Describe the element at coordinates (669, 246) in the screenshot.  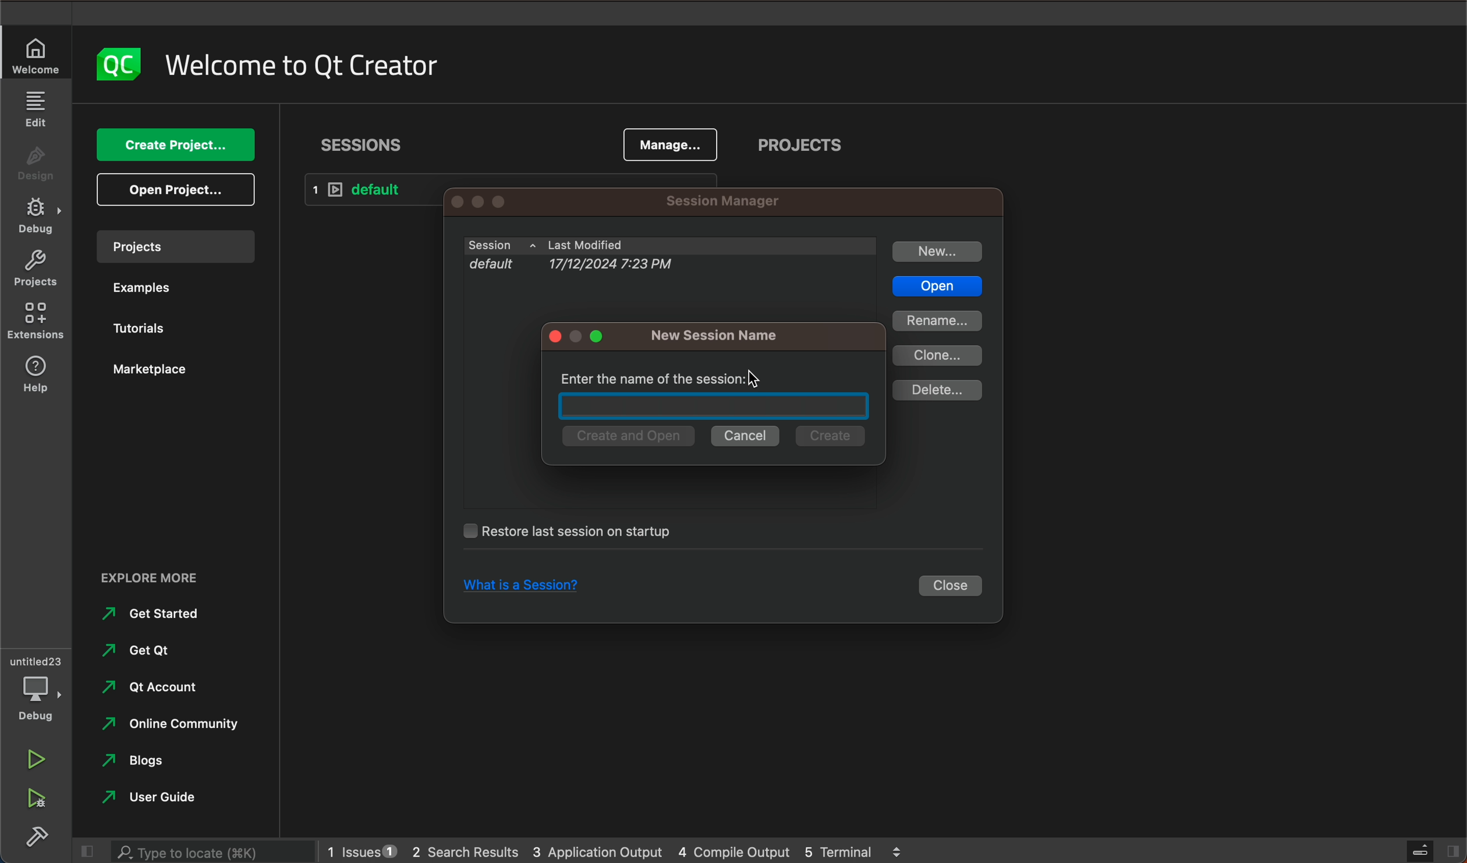
I see `sessions , last modified` at that location.